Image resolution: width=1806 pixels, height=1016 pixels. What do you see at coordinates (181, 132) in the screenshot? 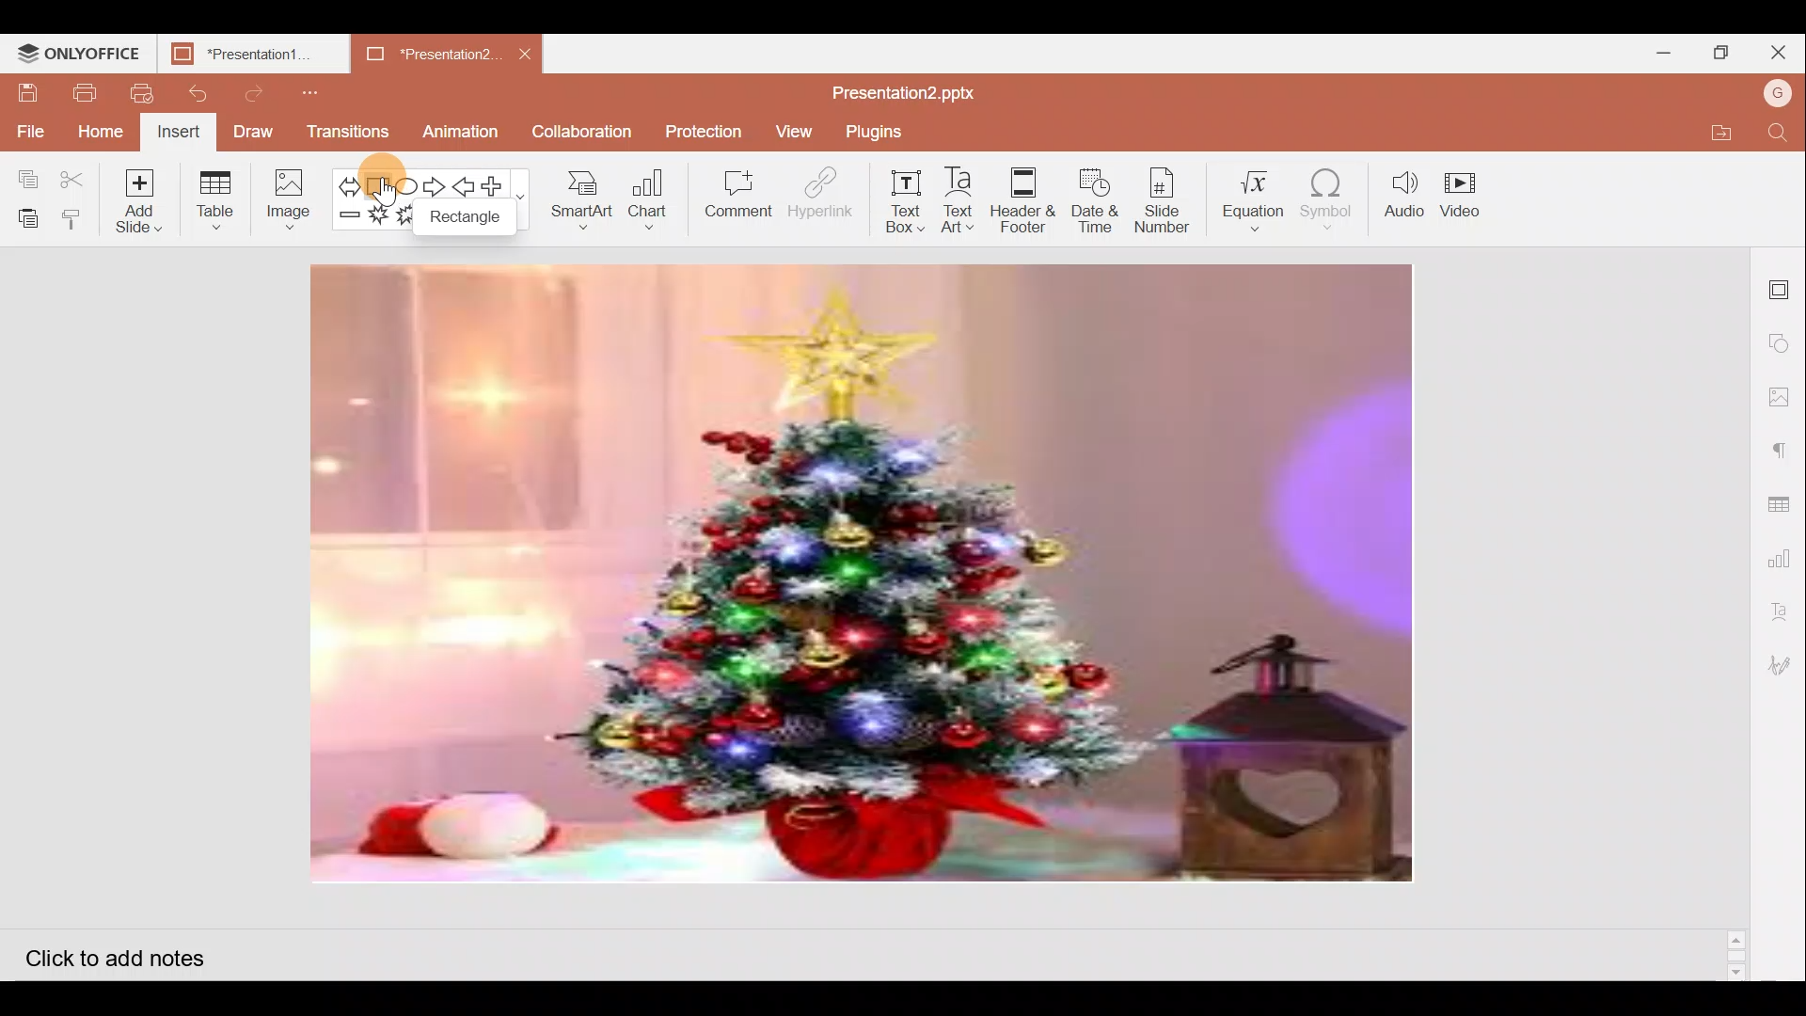
I see `Insert` at bounding box center [181, 132].